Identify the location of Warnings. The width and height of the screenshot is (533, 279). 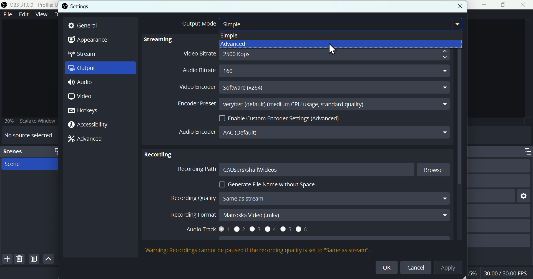
(258, 250).